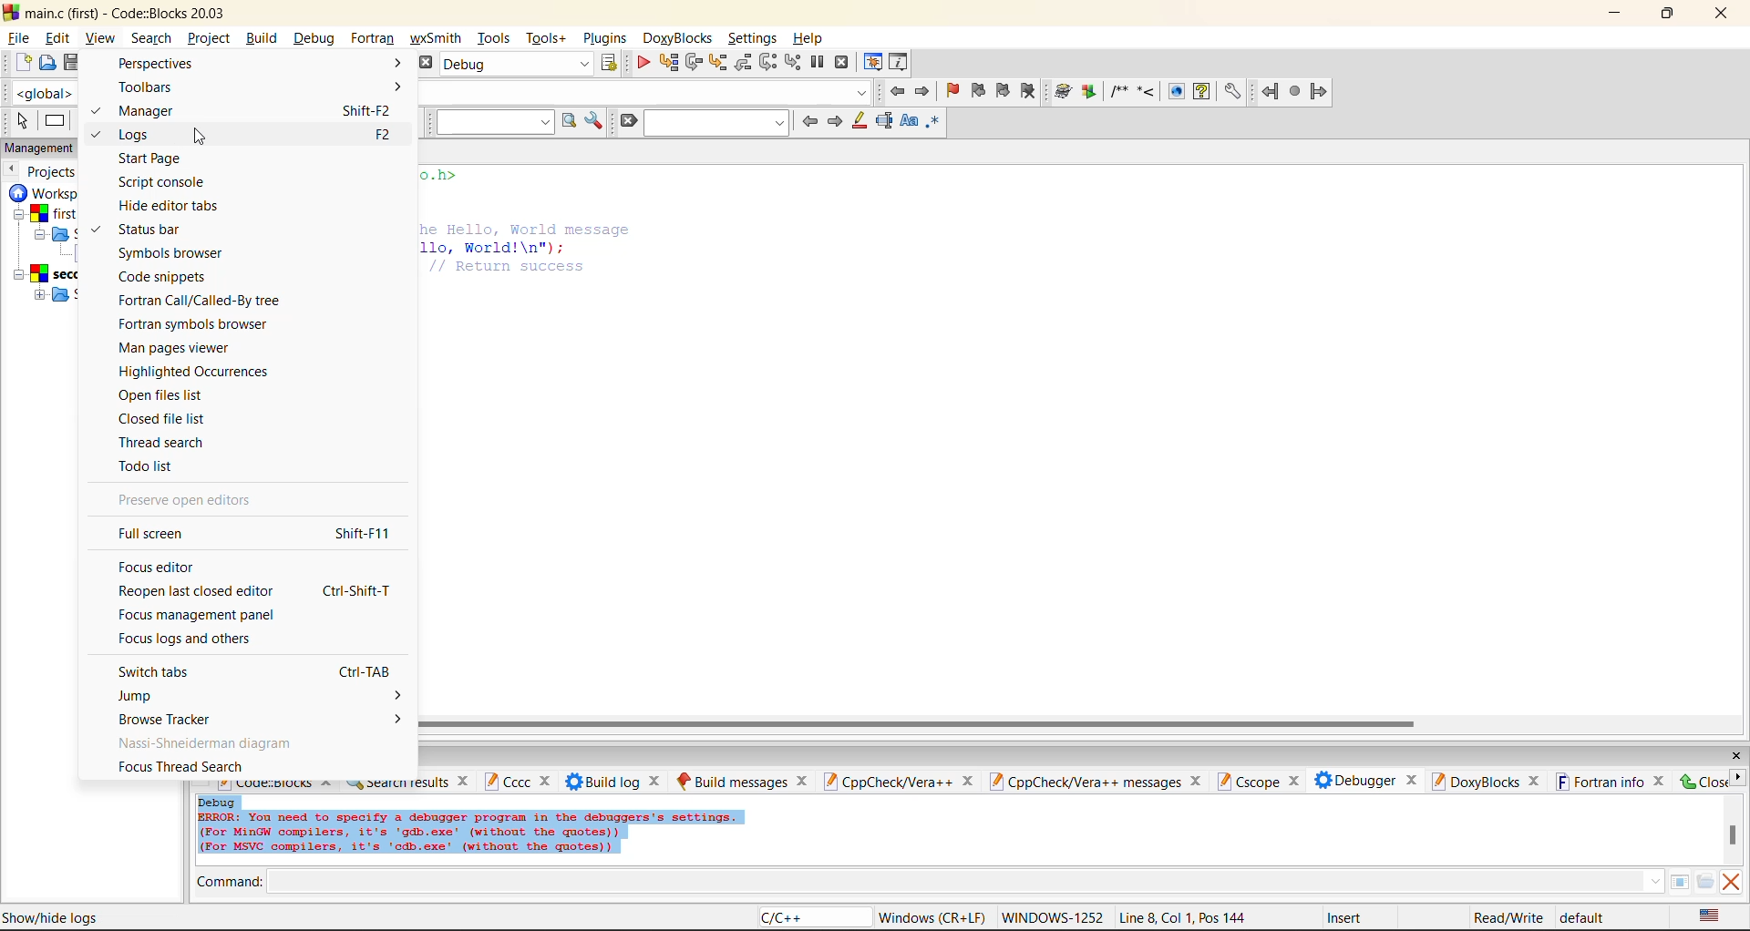 This screenshot has height=931, width=1750. Describe the element at coordinates (195, 641) in the screenshot. I see `focus logs and others` at that location.